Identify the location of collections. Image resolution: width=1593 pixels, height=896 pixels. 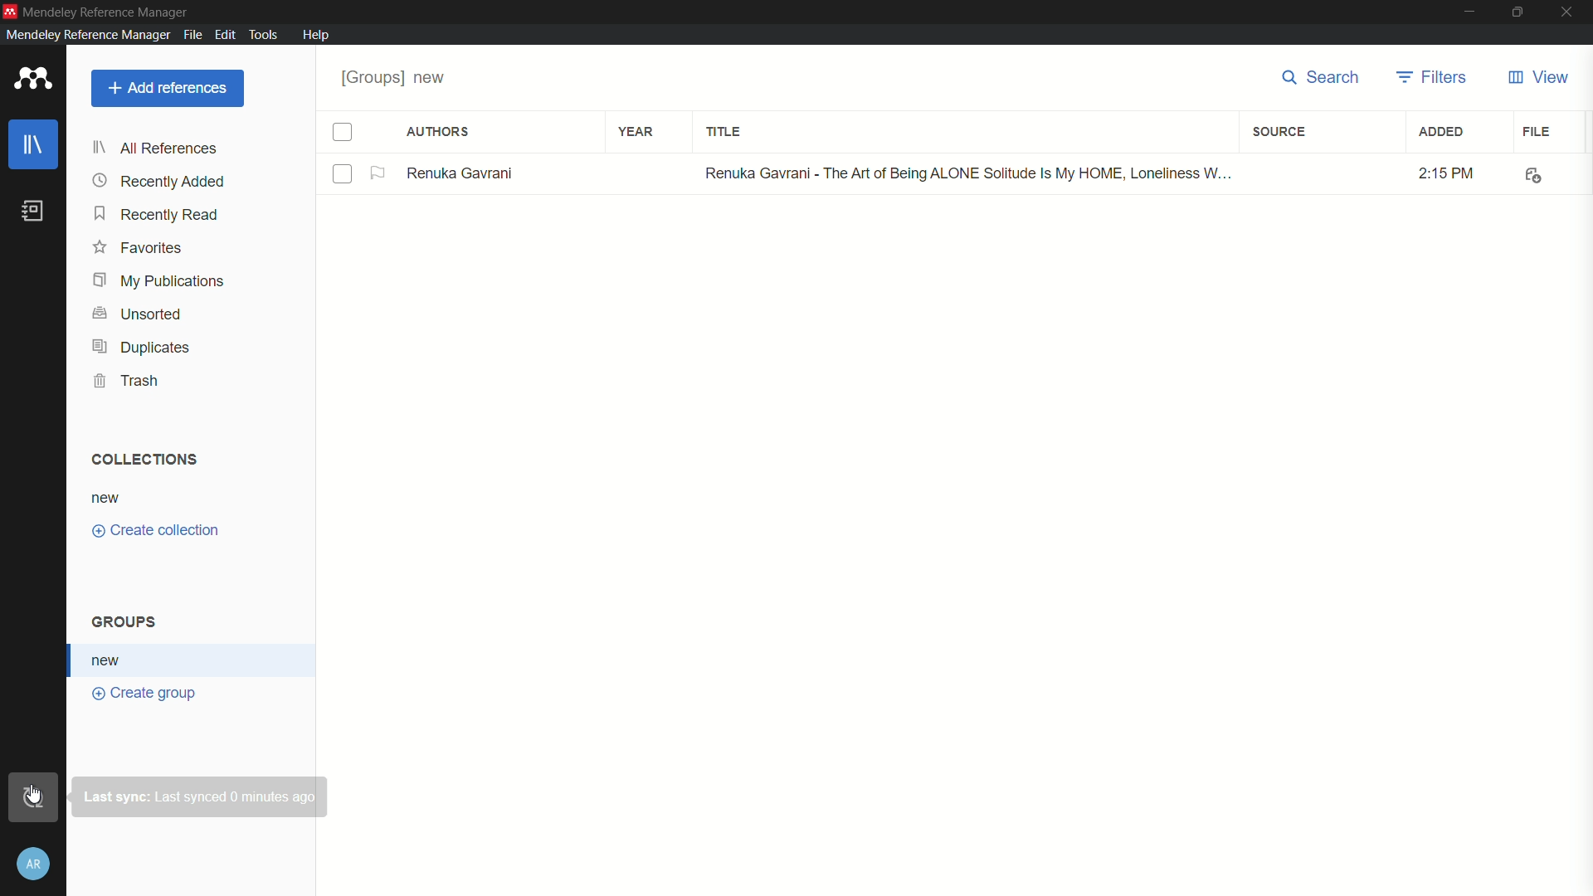
(146, 460).